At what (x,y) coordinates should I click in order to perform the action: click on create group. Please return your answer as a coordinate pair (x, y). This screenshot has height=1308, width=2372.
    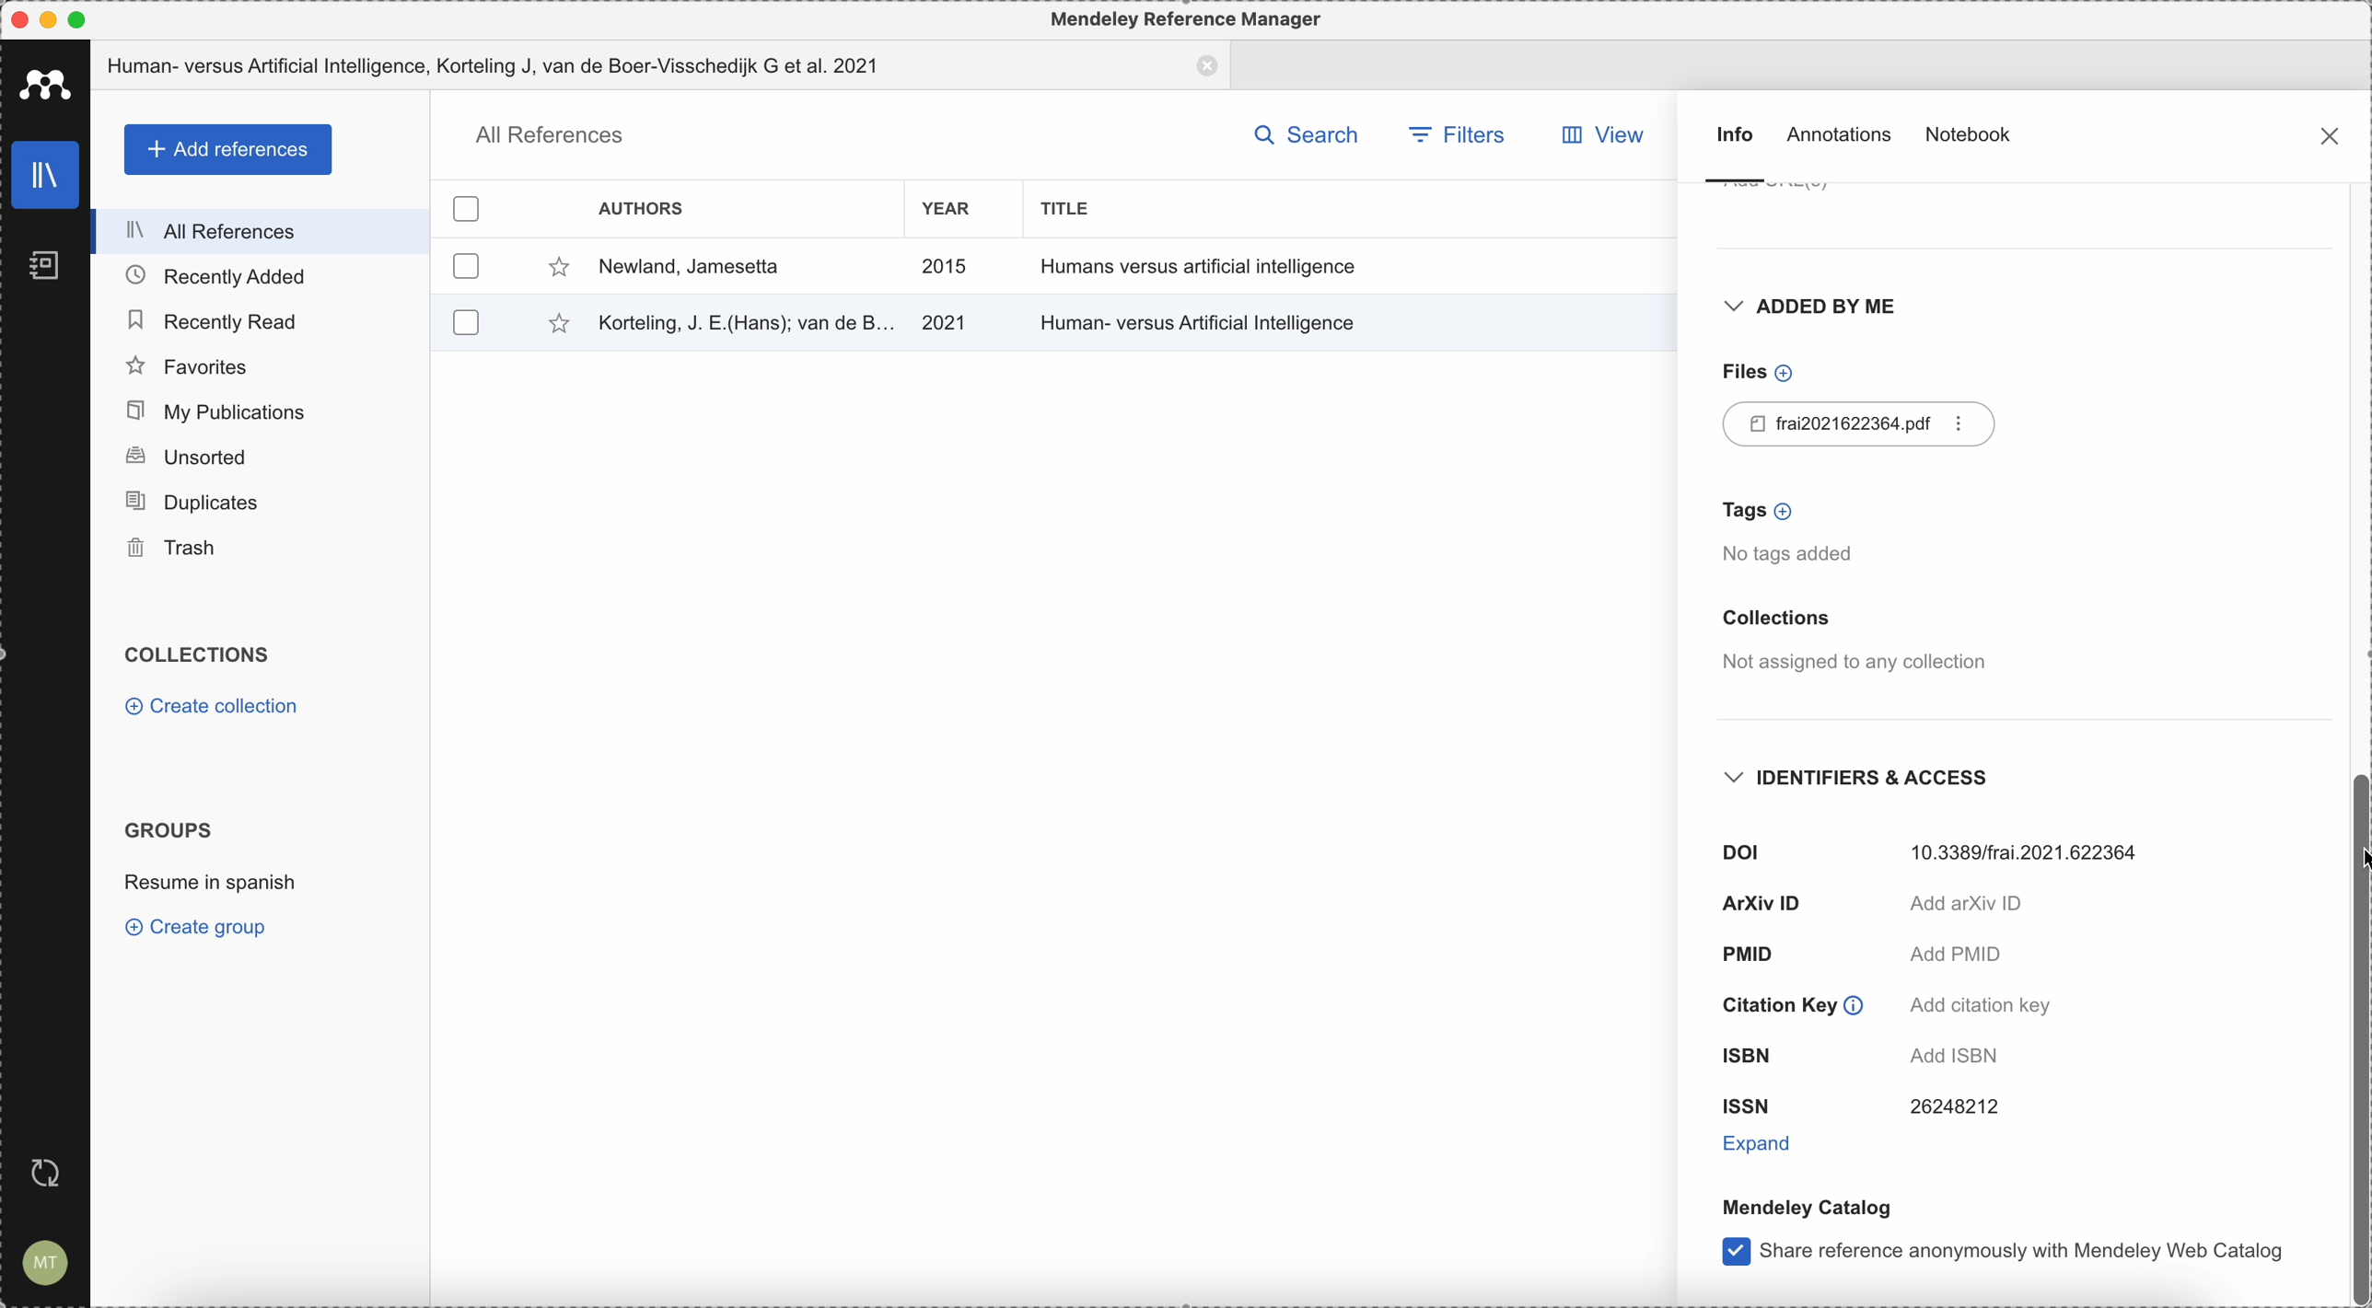
    Looking at the image, I should click on (201, 930).